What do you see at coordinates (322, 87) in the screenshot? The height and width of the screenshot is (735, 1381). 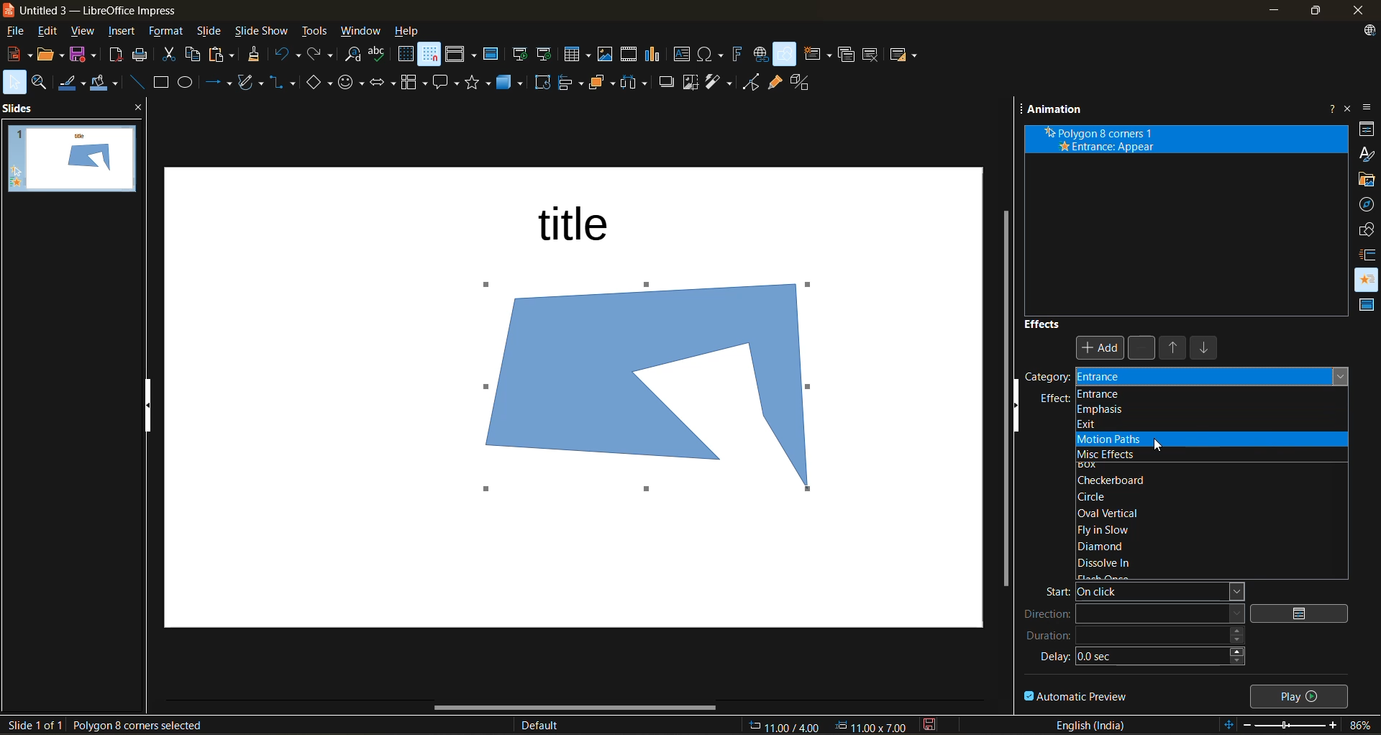 I see `basic shapes` at bounding box center [322, 87].